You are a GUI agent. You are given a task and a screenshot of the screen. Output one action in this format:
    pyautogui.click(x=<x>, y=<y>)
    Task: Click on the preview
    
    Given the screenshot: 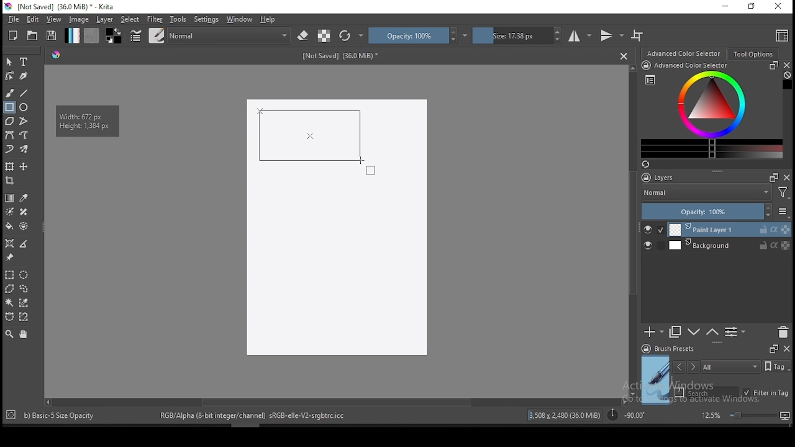 What is the action you would take?
    pyautogui.click(x=656, y=380)
    